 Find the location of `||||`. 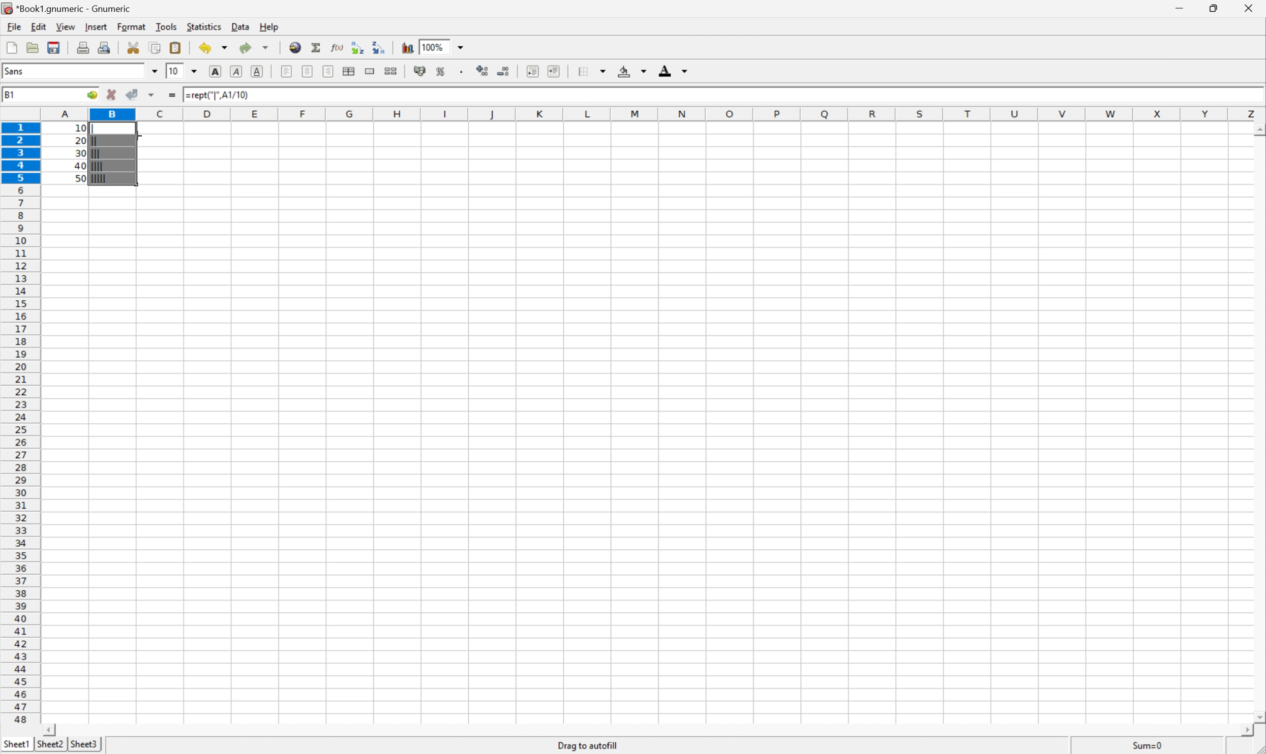

|||| is located at coordinates (98, 165).